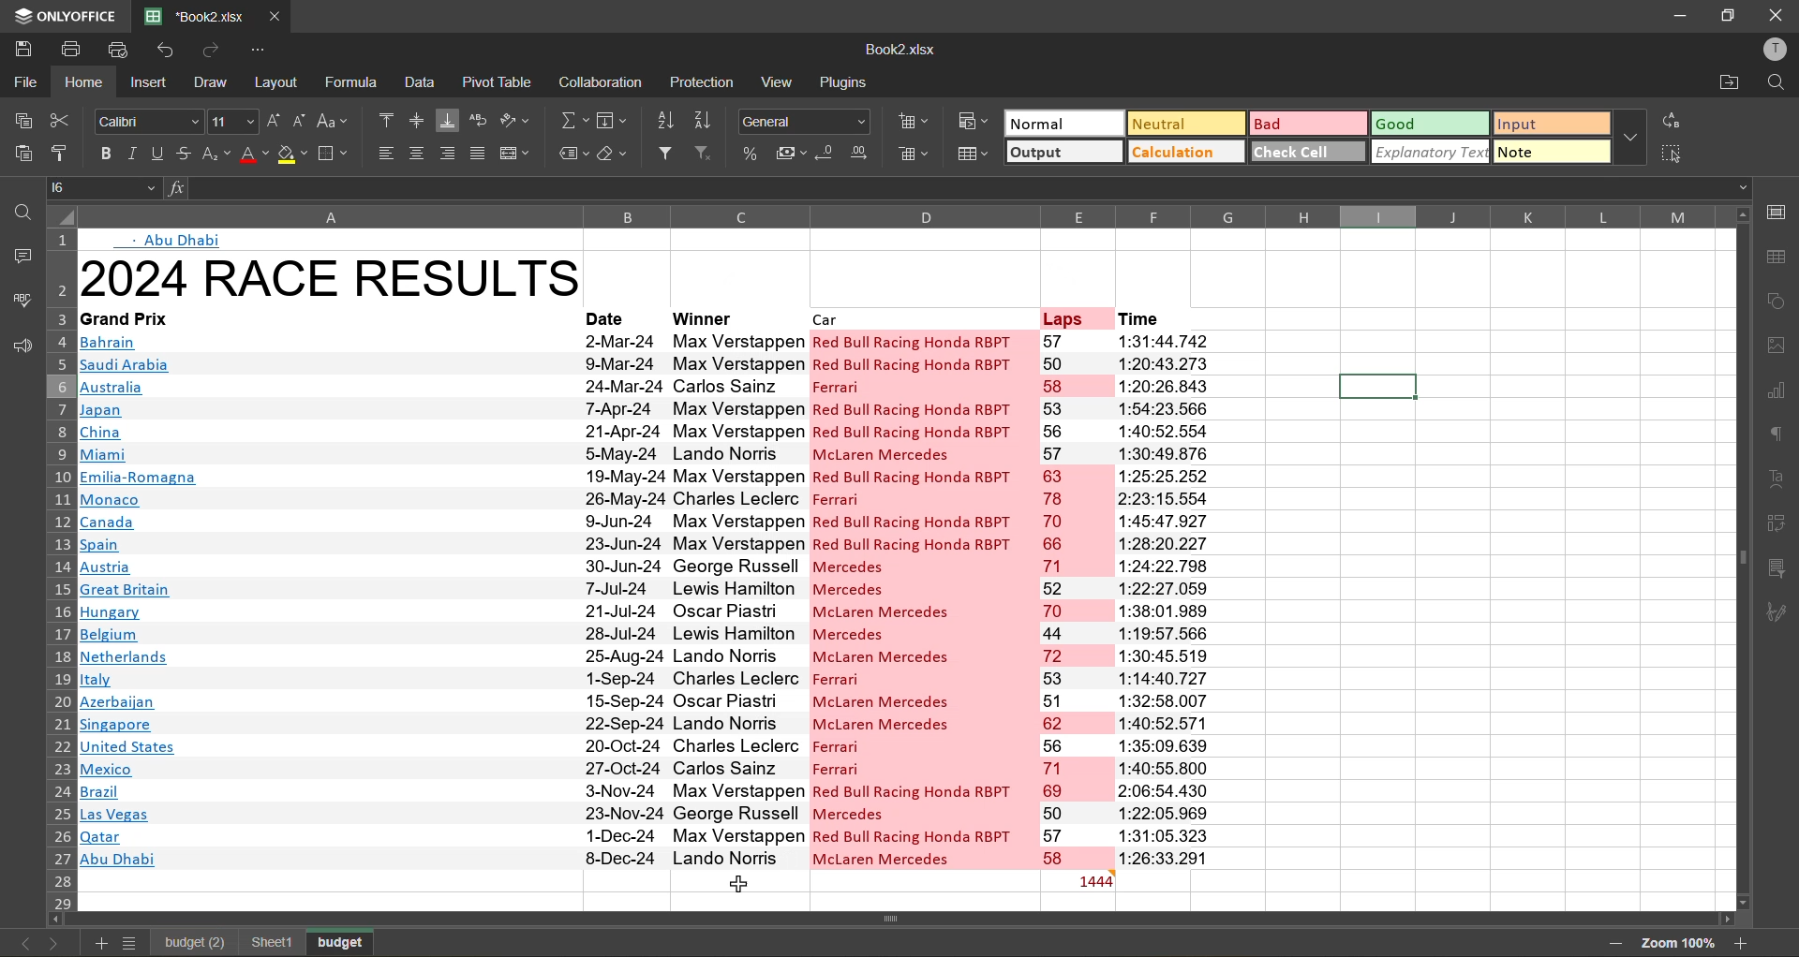 This screenshot has width=1799, height=957. I want to click on next, so click(54, 941).